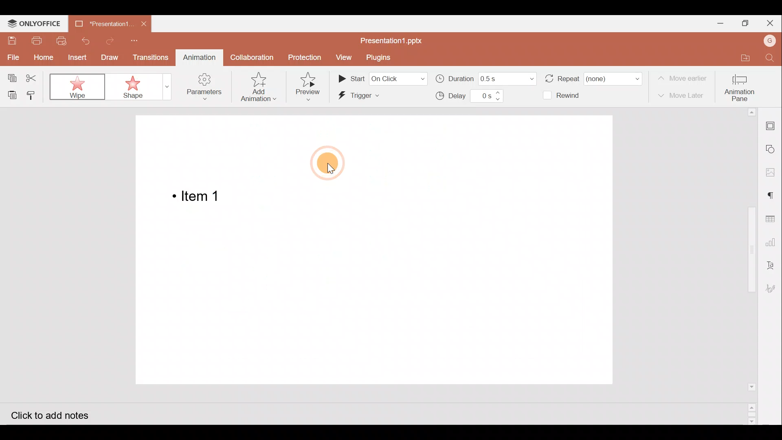 Image resolution: width=782 pixels, height=440 pixels. What do you see at coordinates (62, 40) in the screenshot?
I see `Quick print` at bounding box center [62, 40].